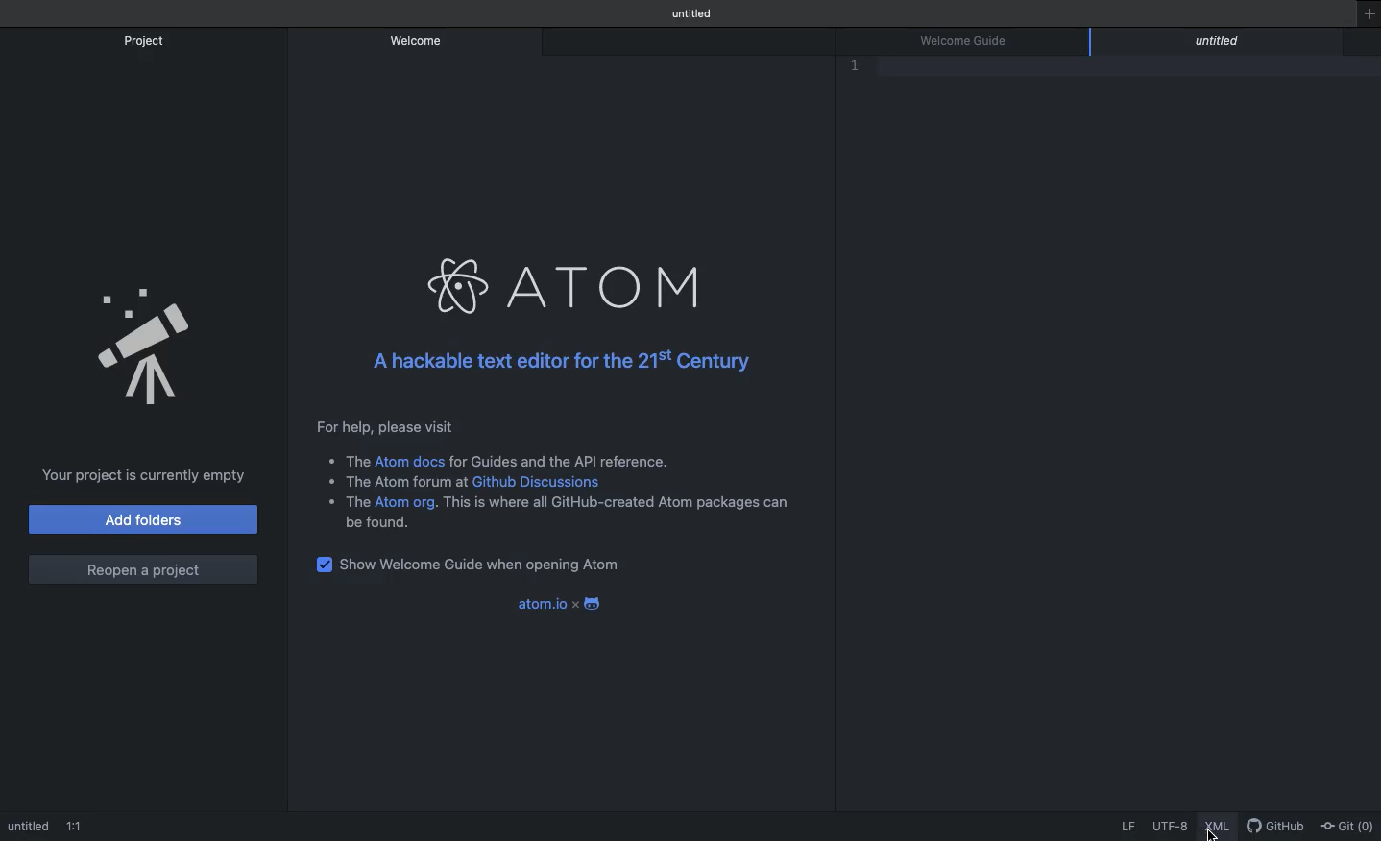  What do you see at coordinates (344, 501) in the screenshot?
I see `list item` at bounding box center [344, 501].